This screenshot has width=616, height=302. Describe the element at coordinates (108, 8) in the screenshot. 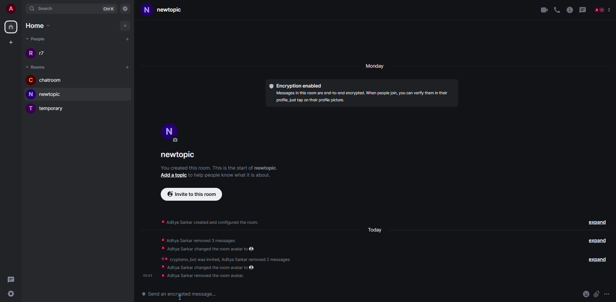

I see `ctrlK` at that location.